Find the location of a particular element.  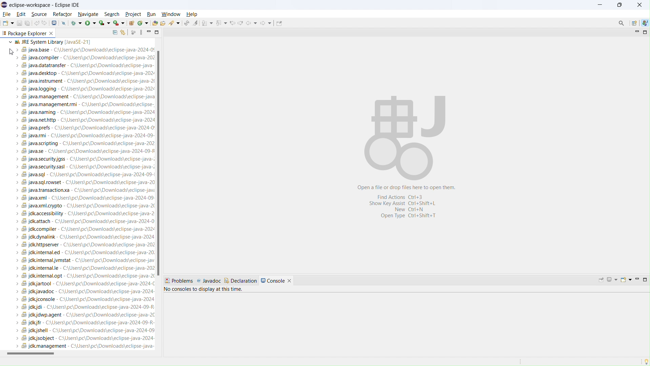

open perspective is located at coordinates (634, 23).